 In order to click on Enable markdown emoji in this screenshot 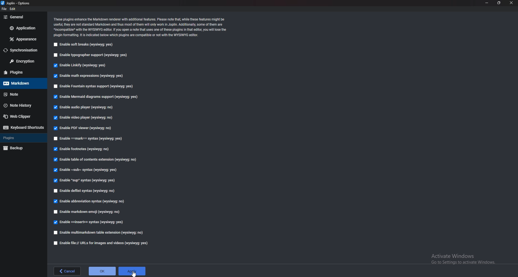, I will do `click(89, 211)`.